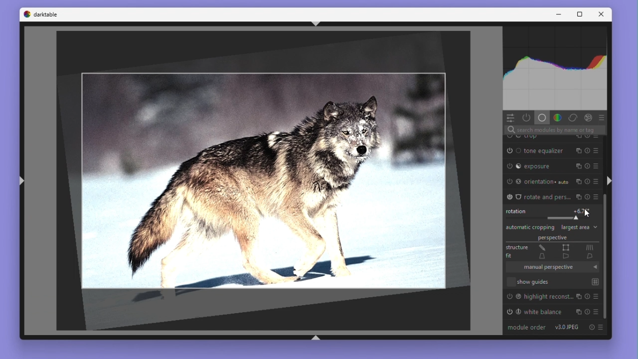  Describe the element at coordinates (581, 15) in the screenshot. I see `Maximize` at that location.